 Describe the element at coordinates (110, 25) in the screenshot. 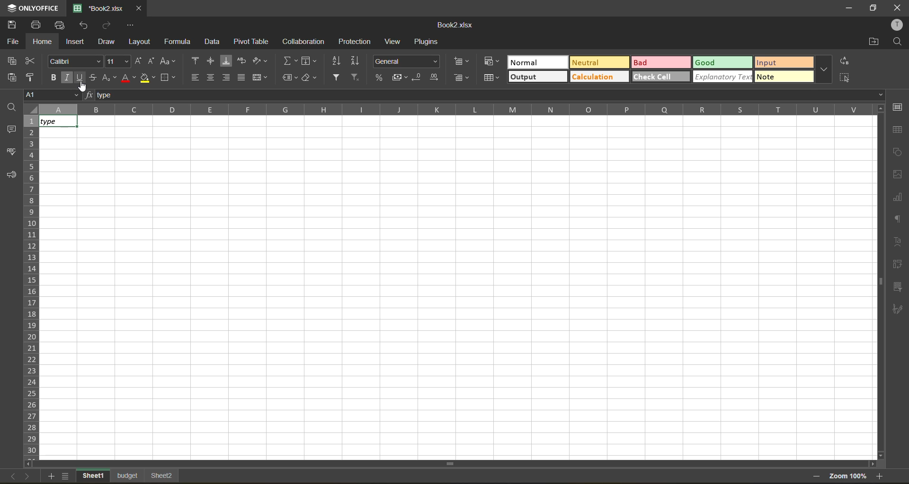

I see `redo` at that location.